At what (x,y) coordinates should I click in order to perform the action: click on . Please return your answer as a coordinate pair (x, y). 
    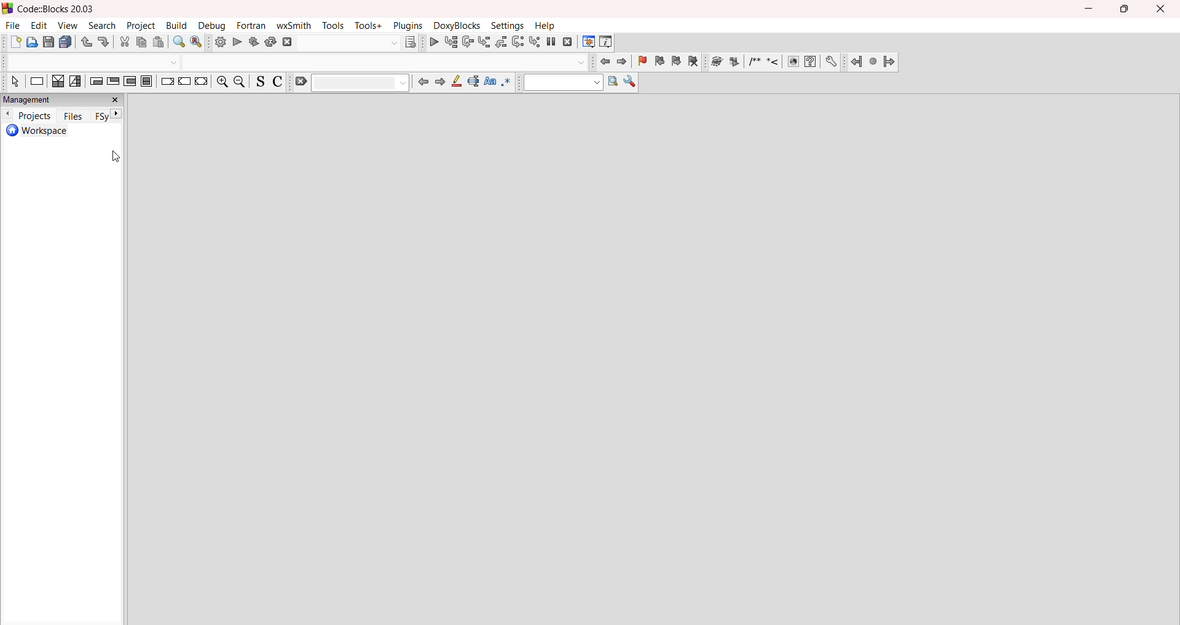
    Looking at the image, I should click on (99, 115).